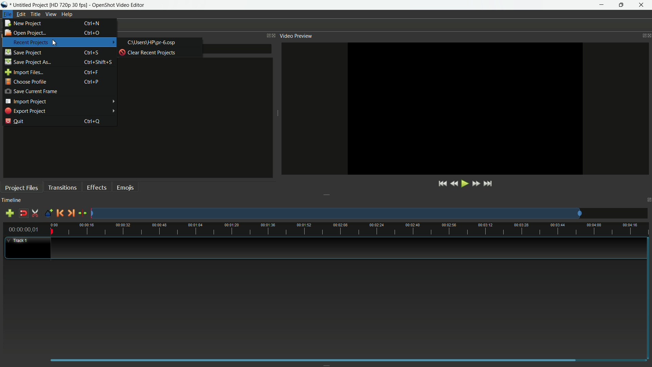 Image resolution: width=652 pixels, height=367 pixels. Describe the element at coordinates (23, 52) in the screenshot. I see `save project` at that location.